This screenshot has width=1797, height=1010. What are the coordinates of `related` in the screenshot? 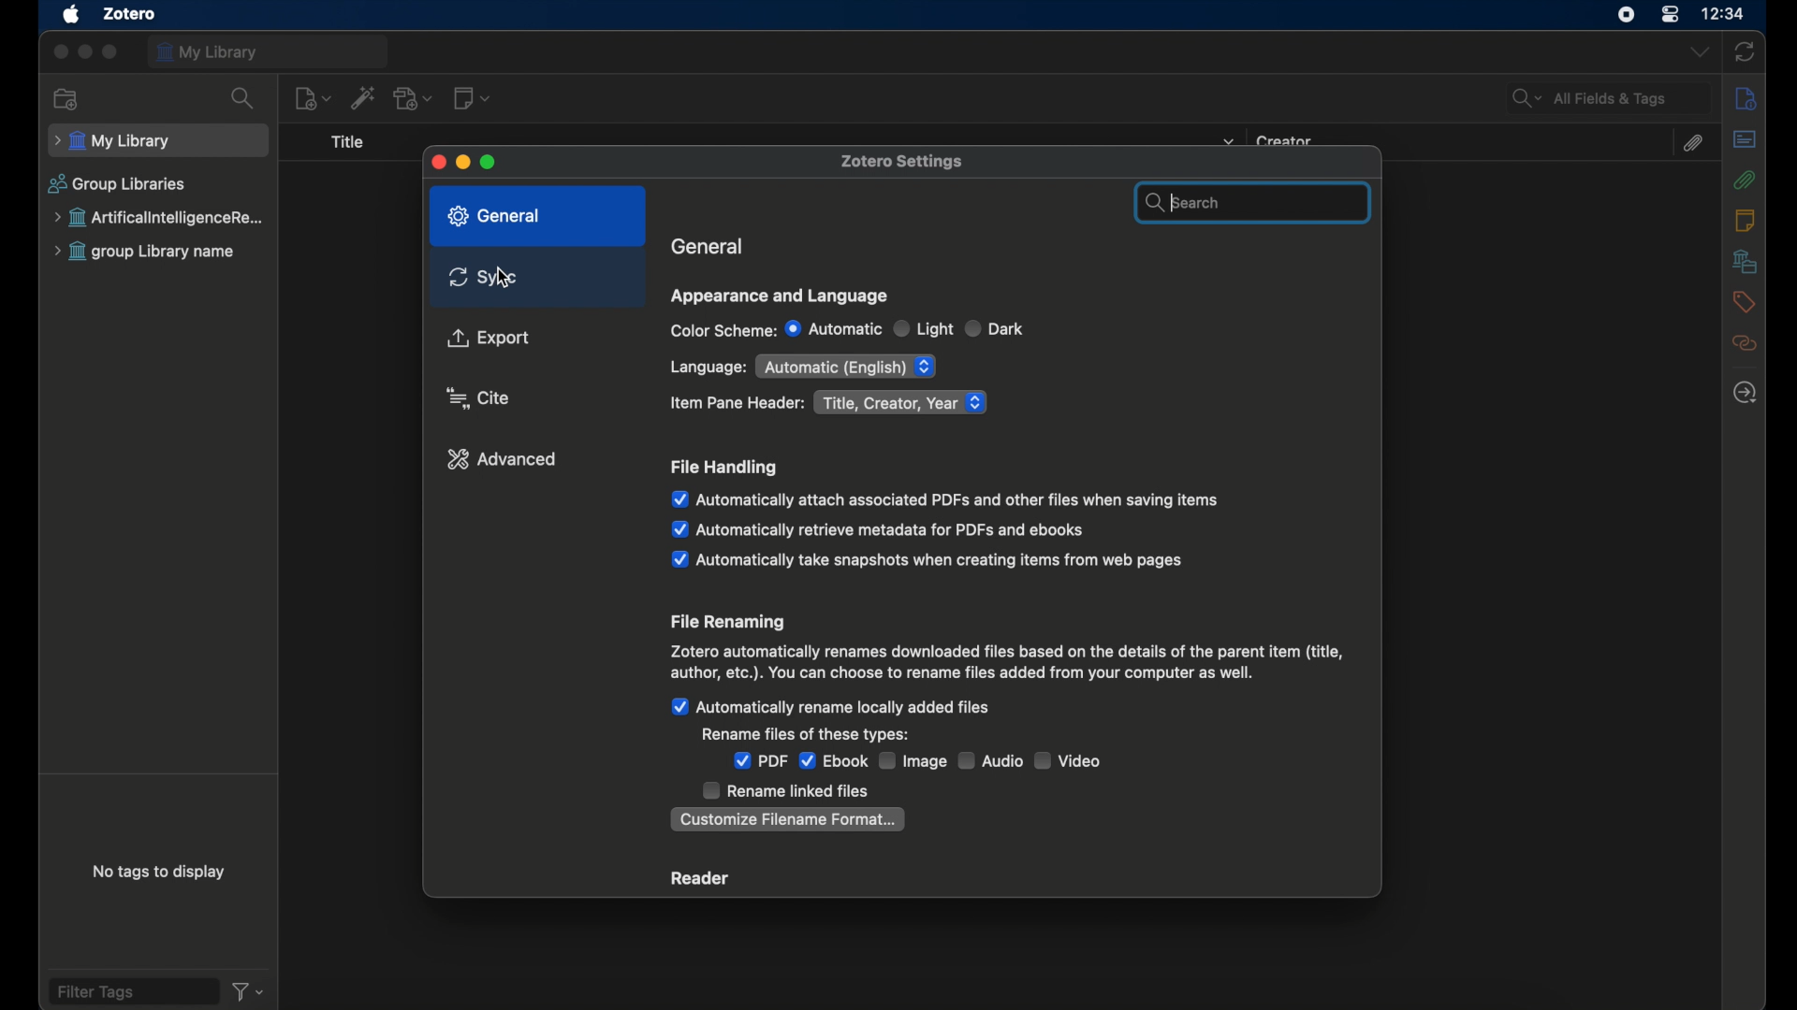 It's located at (1744, 344).